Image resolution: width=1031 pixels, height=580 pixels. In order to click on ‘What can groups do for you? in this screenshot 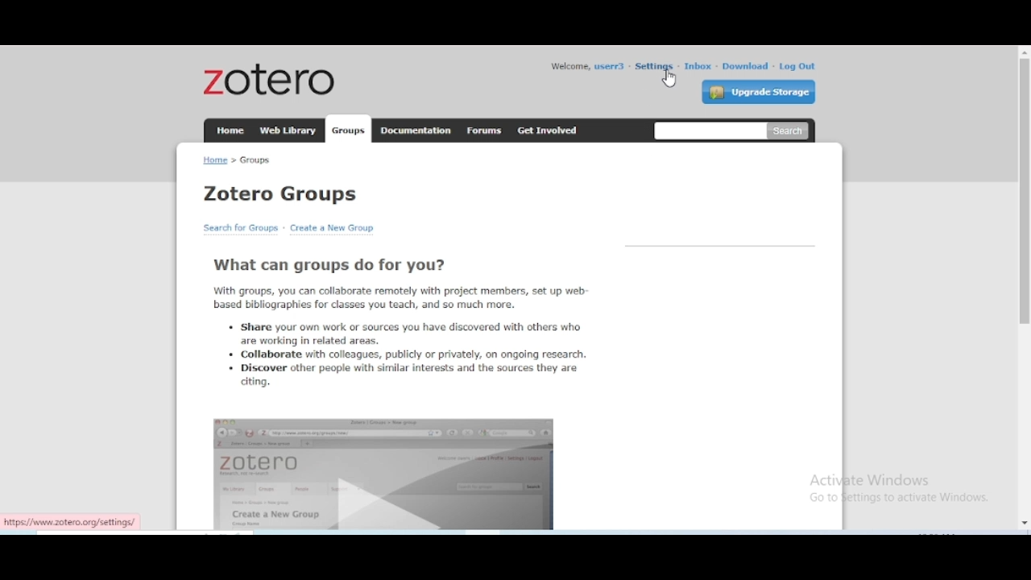, I will do `click(331, 266)`.